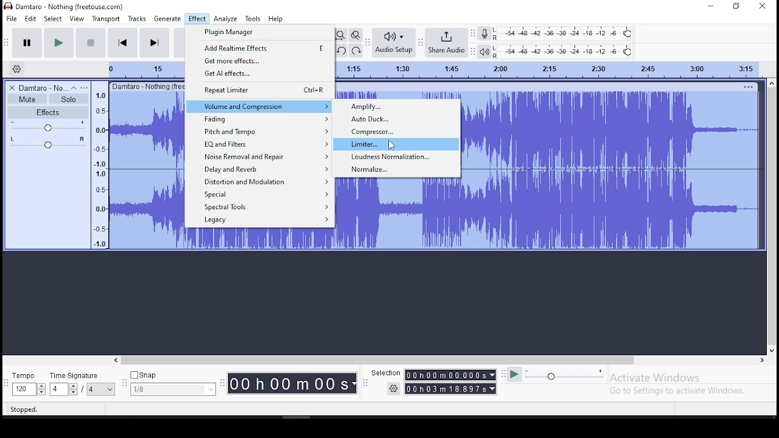  I want to click on click and drag to select audio, so click(155, 410).